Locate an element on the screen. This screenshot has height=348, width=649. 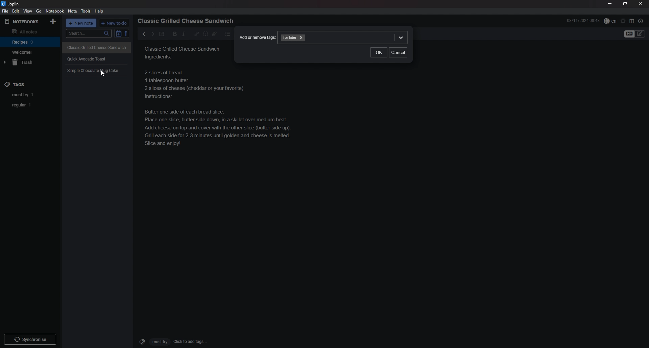
close is located at coordinates (641, 3).